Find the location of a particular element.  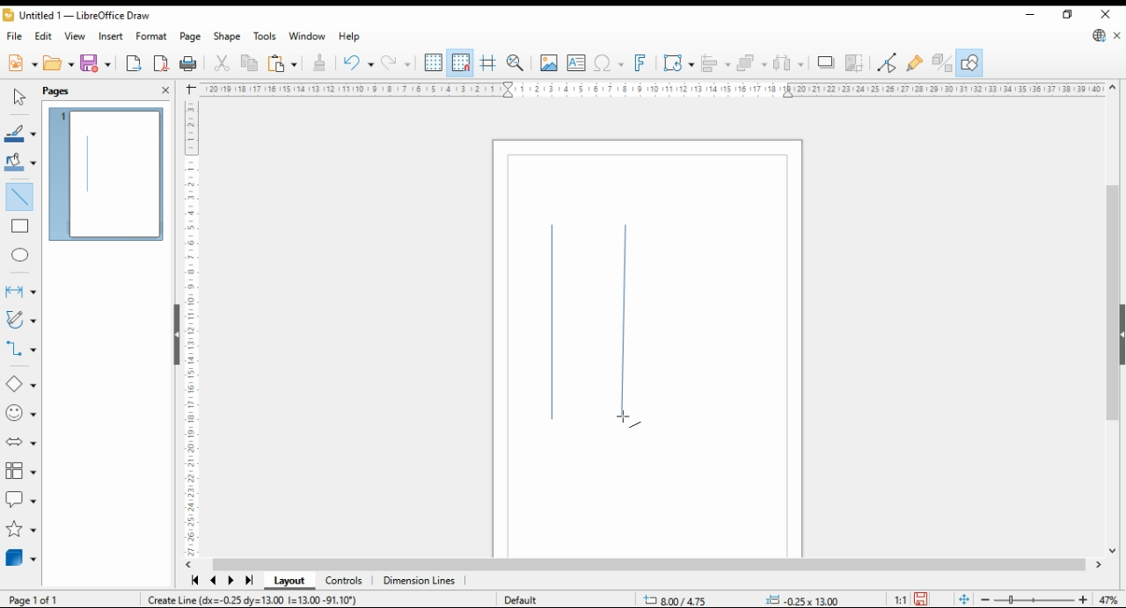

ellipse is located at coordinates (20, 253).